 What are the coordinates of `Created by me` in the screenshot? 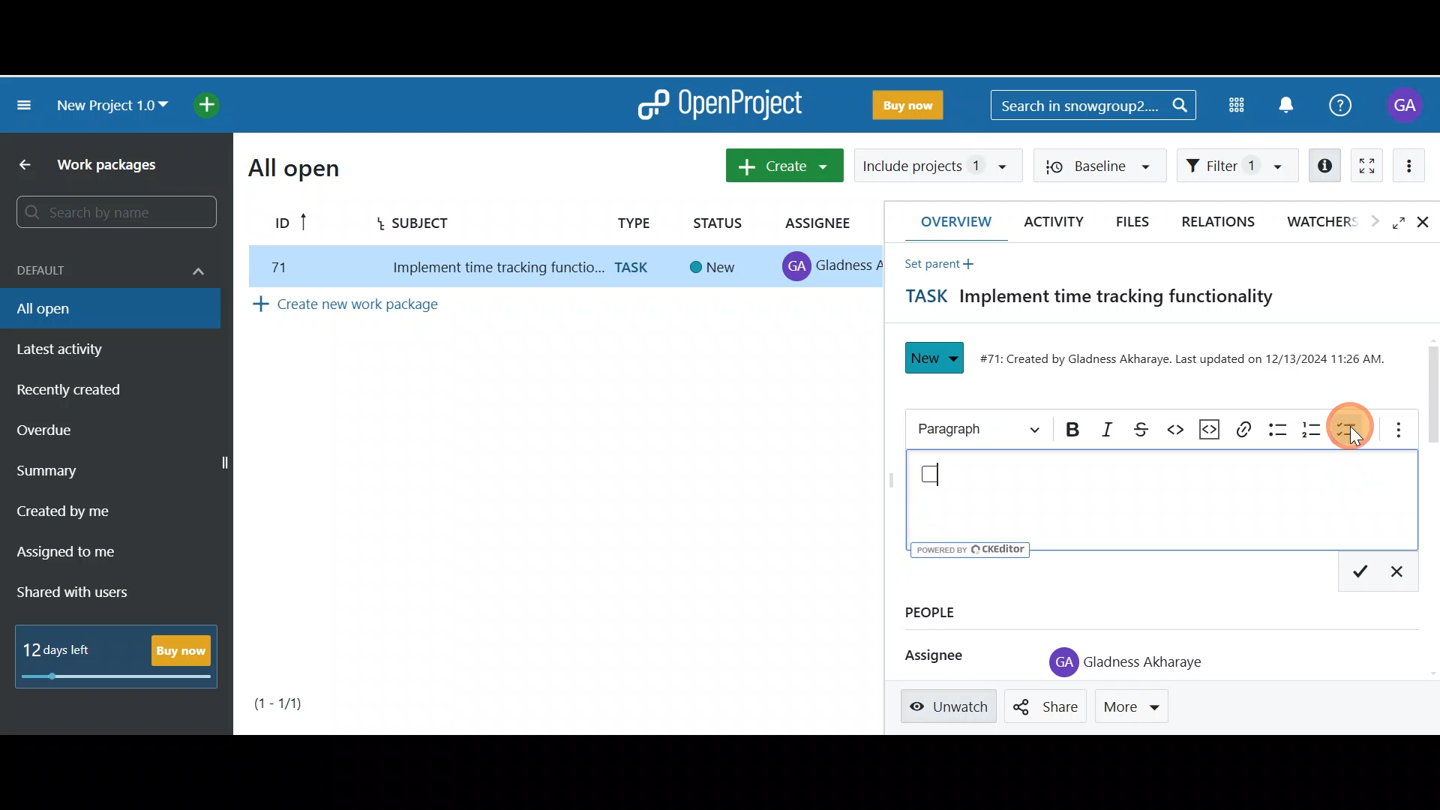 It's located at (84, 505).